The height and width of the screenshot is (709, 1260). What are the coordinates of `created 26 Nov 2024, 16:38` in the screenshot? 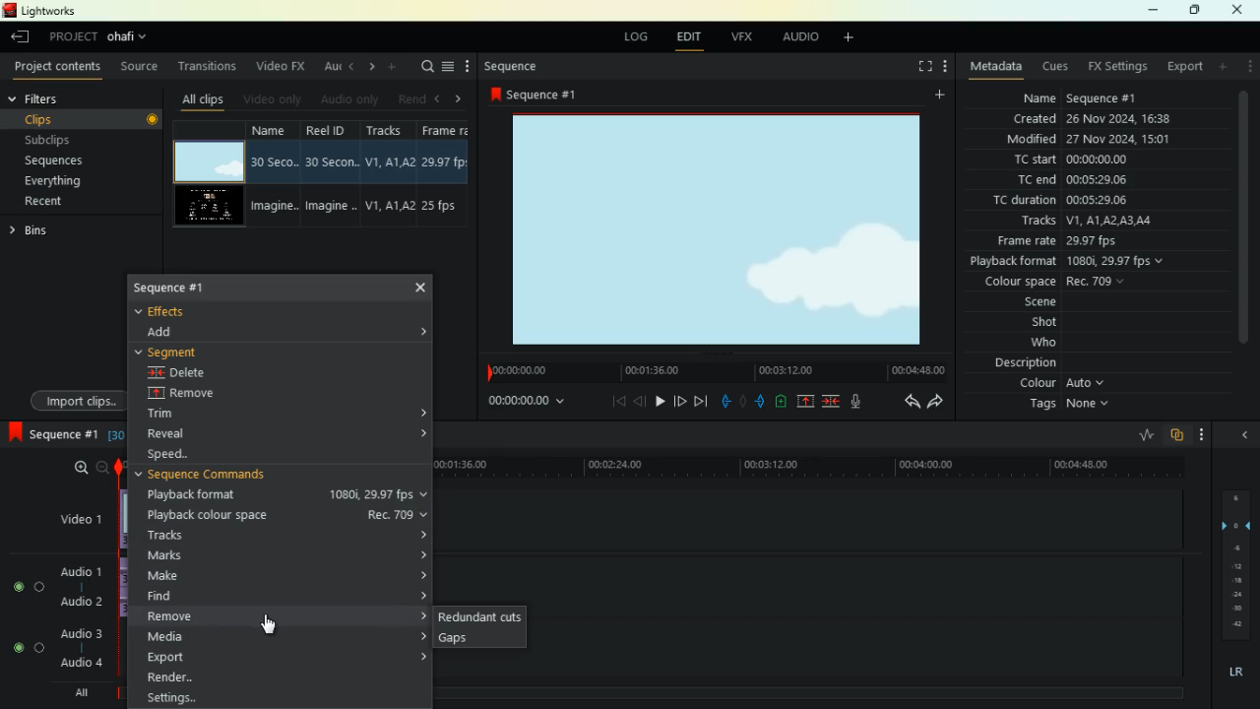 It's located at (1101, 117).